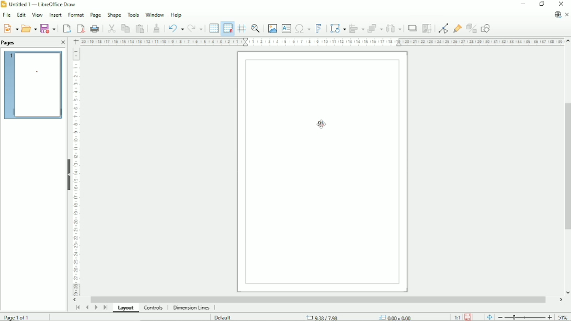  I want to click on Close document, so click(567, 14).